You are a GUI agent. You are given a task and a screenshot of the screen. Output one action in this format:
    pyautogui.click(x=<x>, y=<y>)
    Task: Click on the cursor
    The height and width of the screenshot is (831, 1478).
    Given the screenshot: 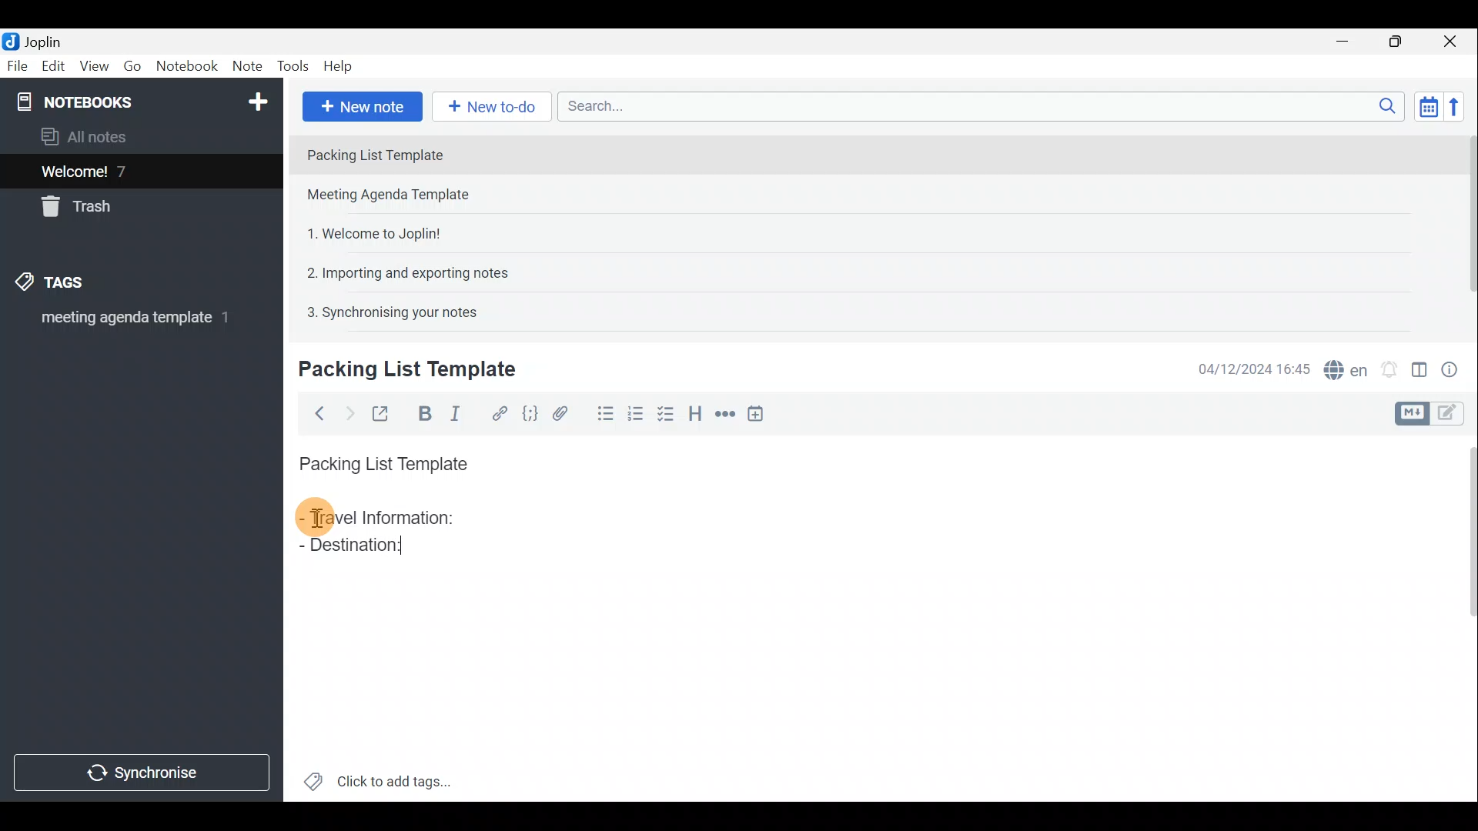 What is the action you would take?
    pyautogui.click(x=316, y=518)
    